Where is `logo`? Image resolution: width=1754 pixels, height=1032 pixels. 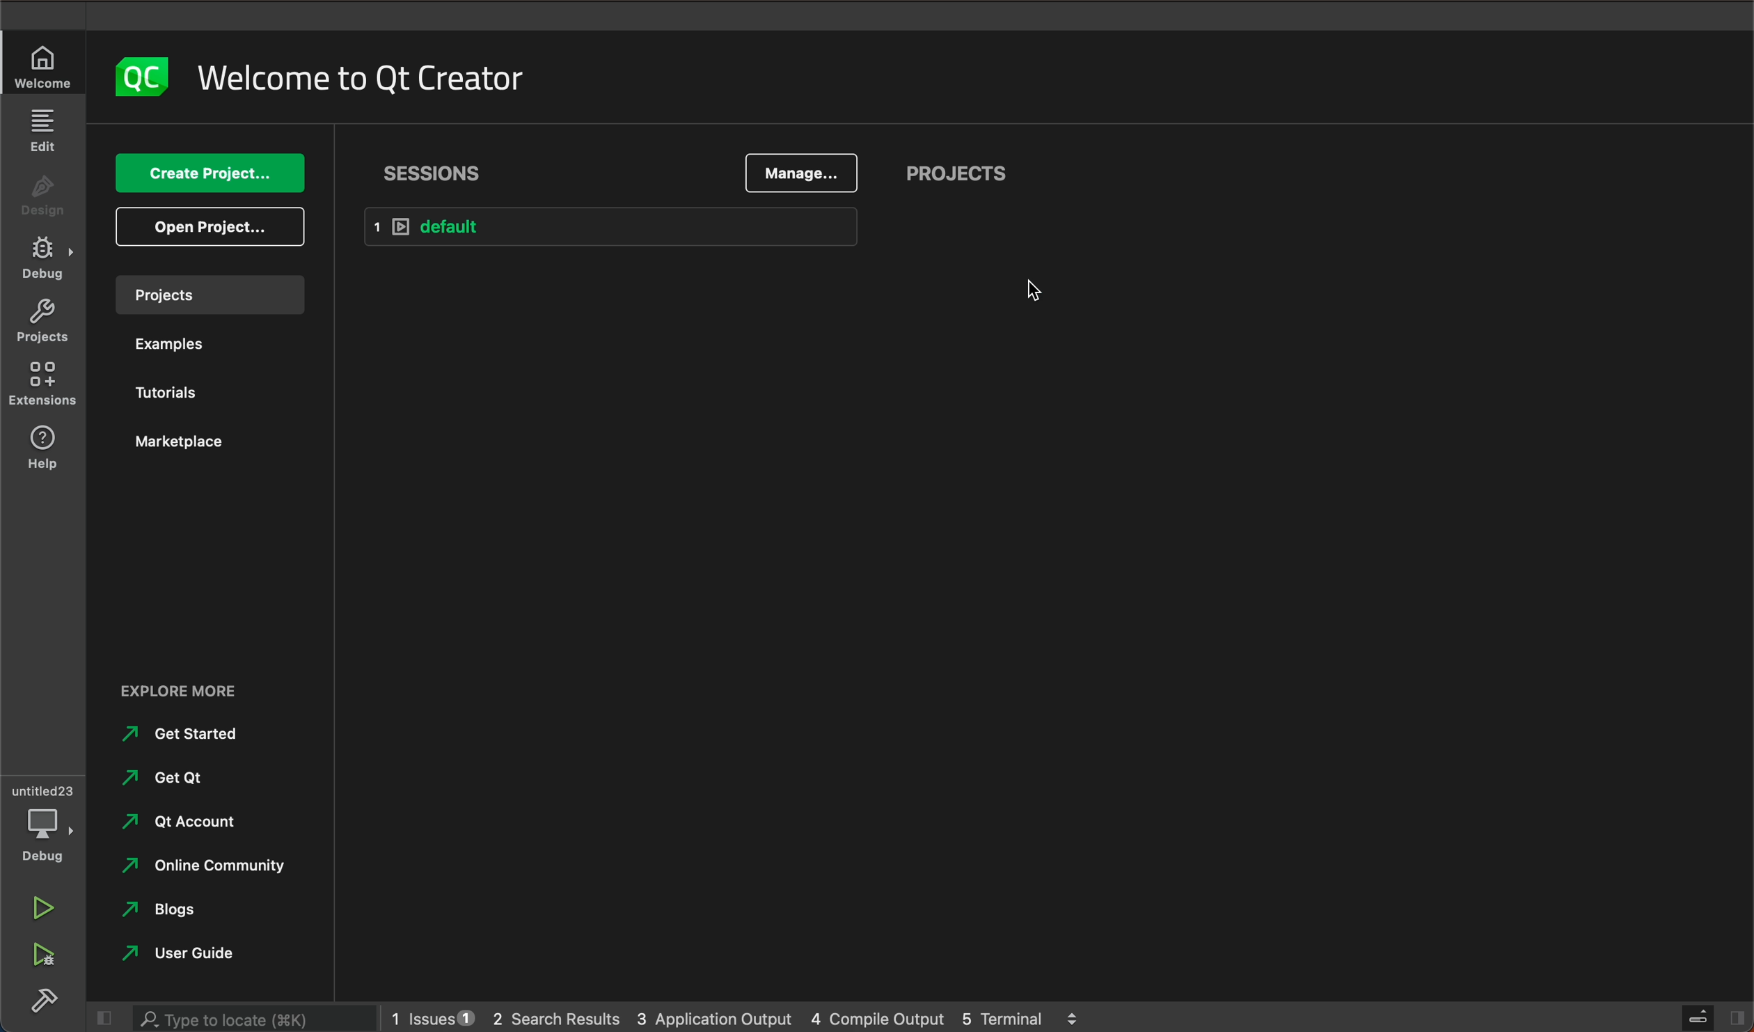
logo is located at coordinates (143, 79).